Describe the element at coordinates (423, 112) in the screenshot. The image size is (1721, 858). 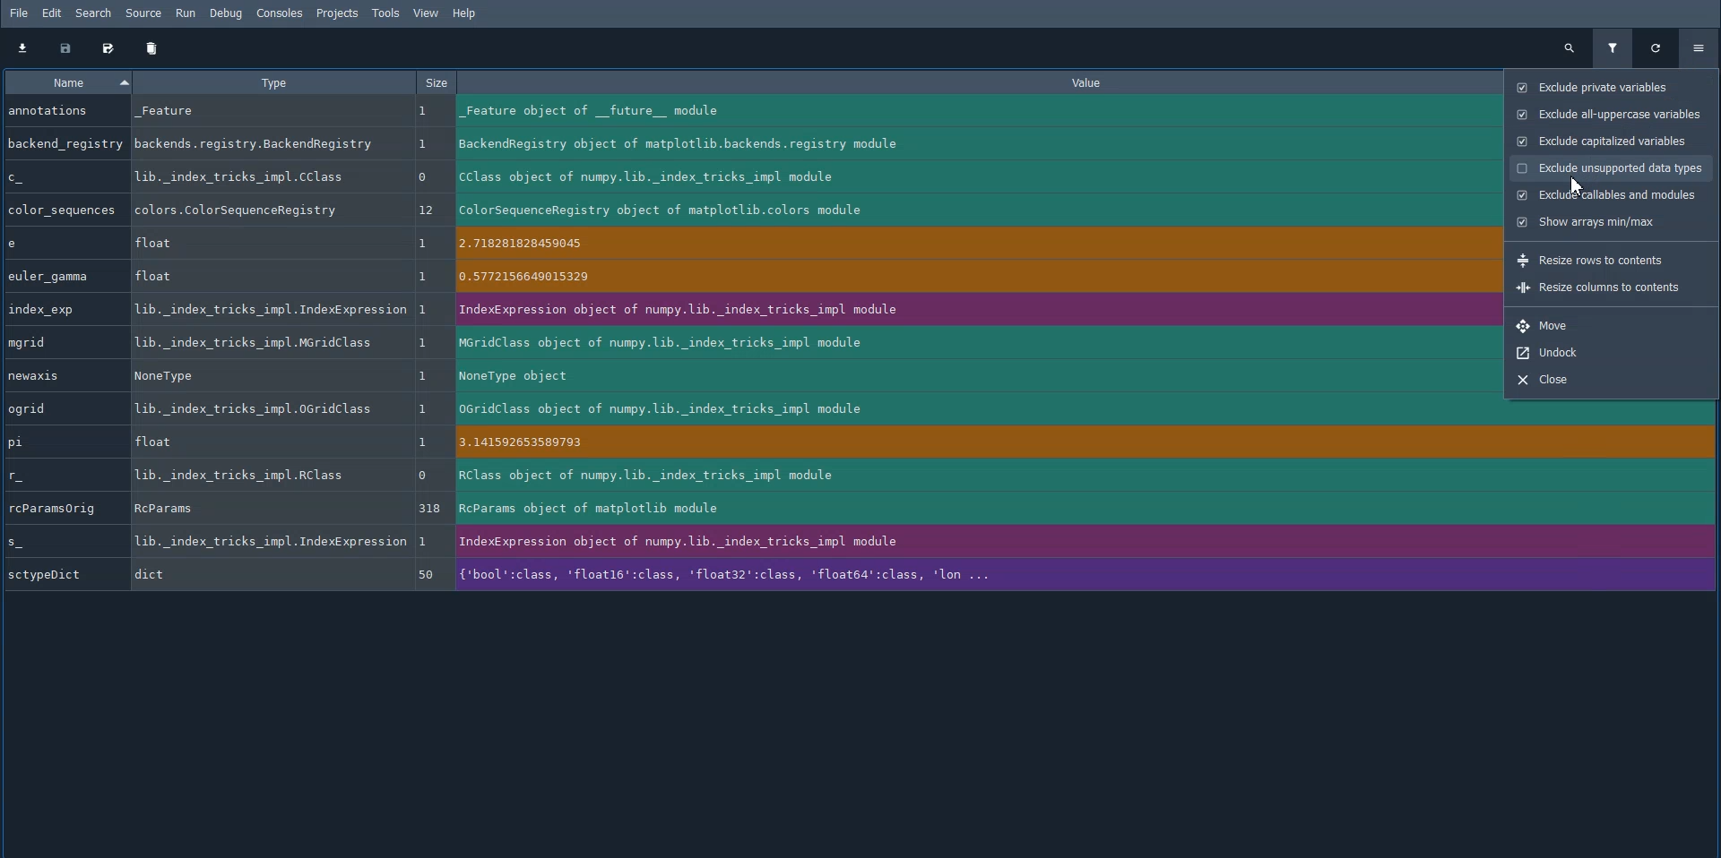
I see `1` at that location.